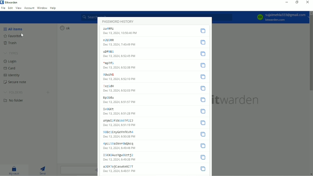  I want to click on zu4RMz, so click(109, 28).